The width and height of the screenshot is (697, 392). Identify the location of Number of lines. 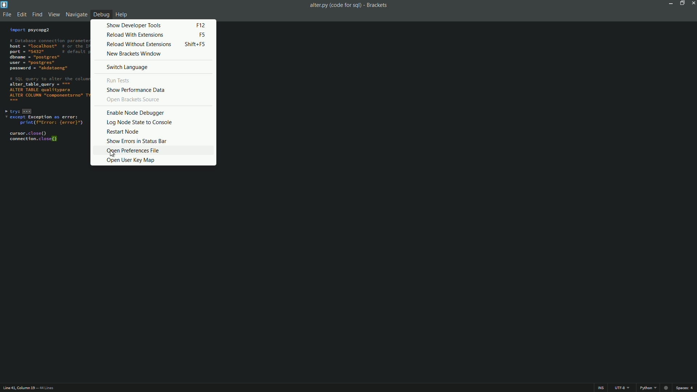
(48, 388).